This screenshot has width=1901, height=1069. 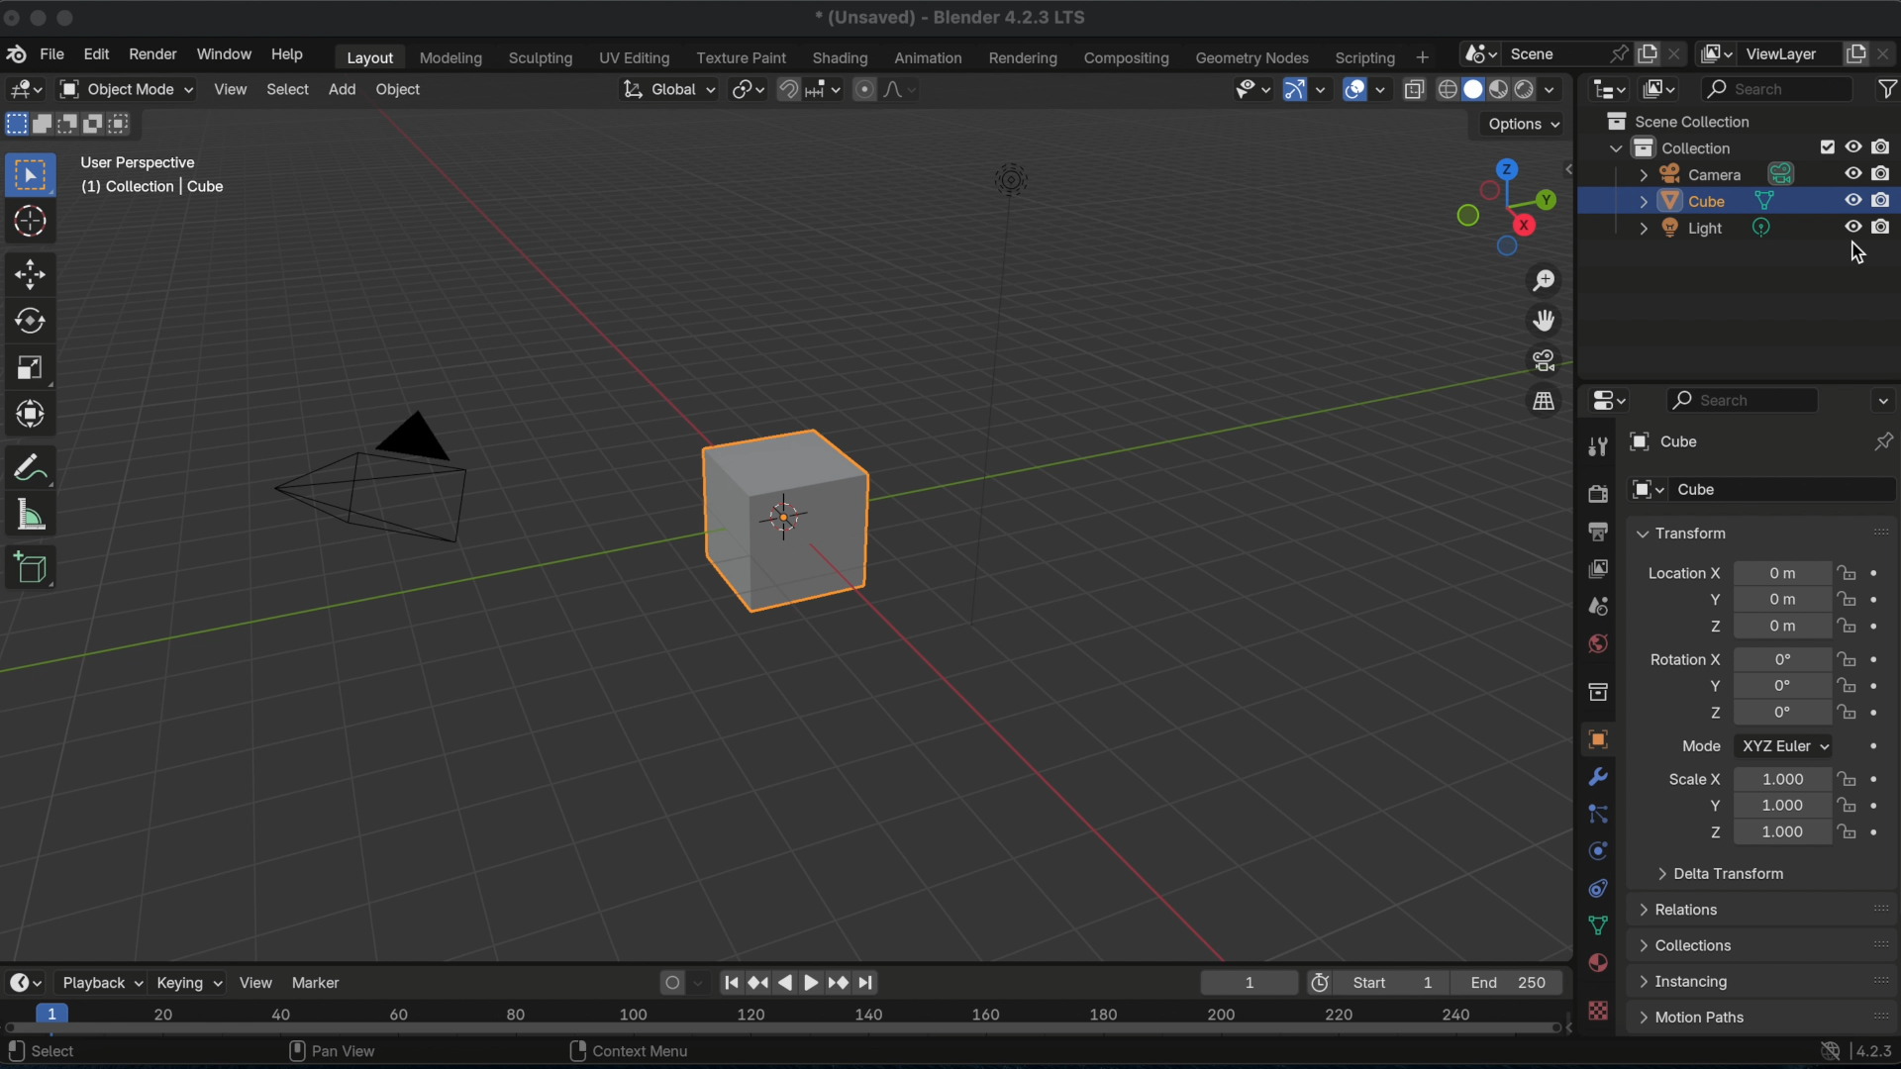 I want to click on preset viewpoints, so click(x=1506, y=208).